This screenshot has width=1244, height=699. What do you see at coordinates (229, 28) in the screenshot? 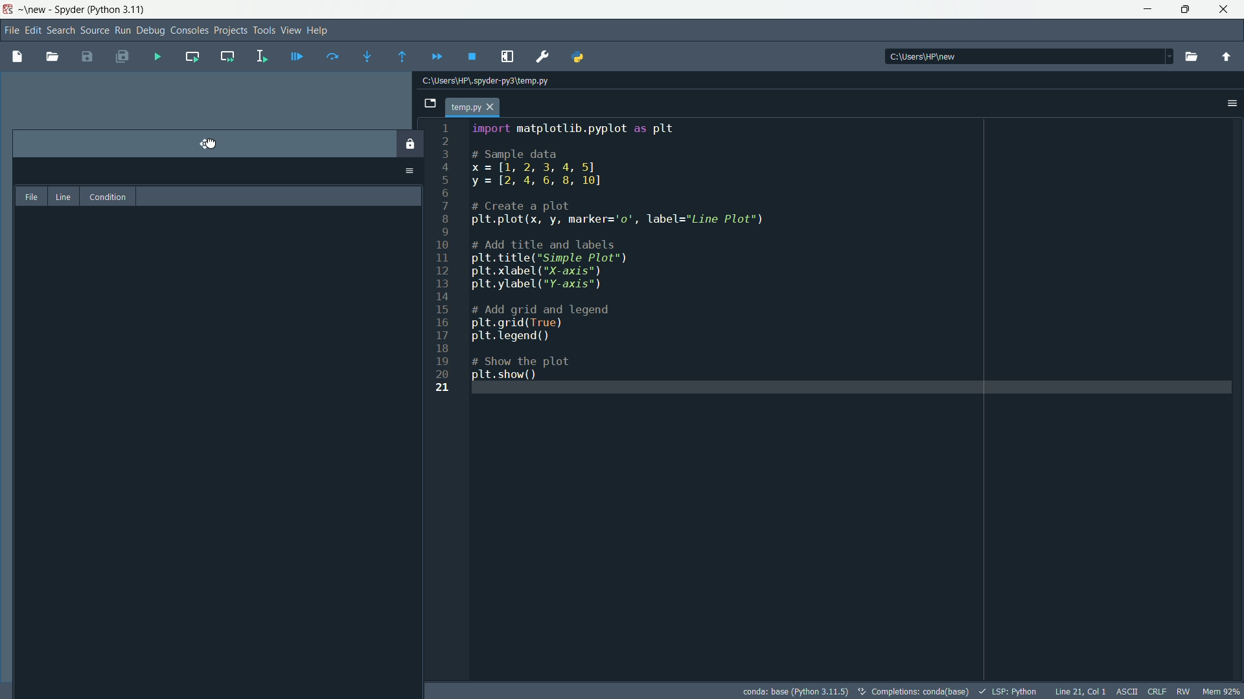
I see `project menu` at bounding box center [229, 28].